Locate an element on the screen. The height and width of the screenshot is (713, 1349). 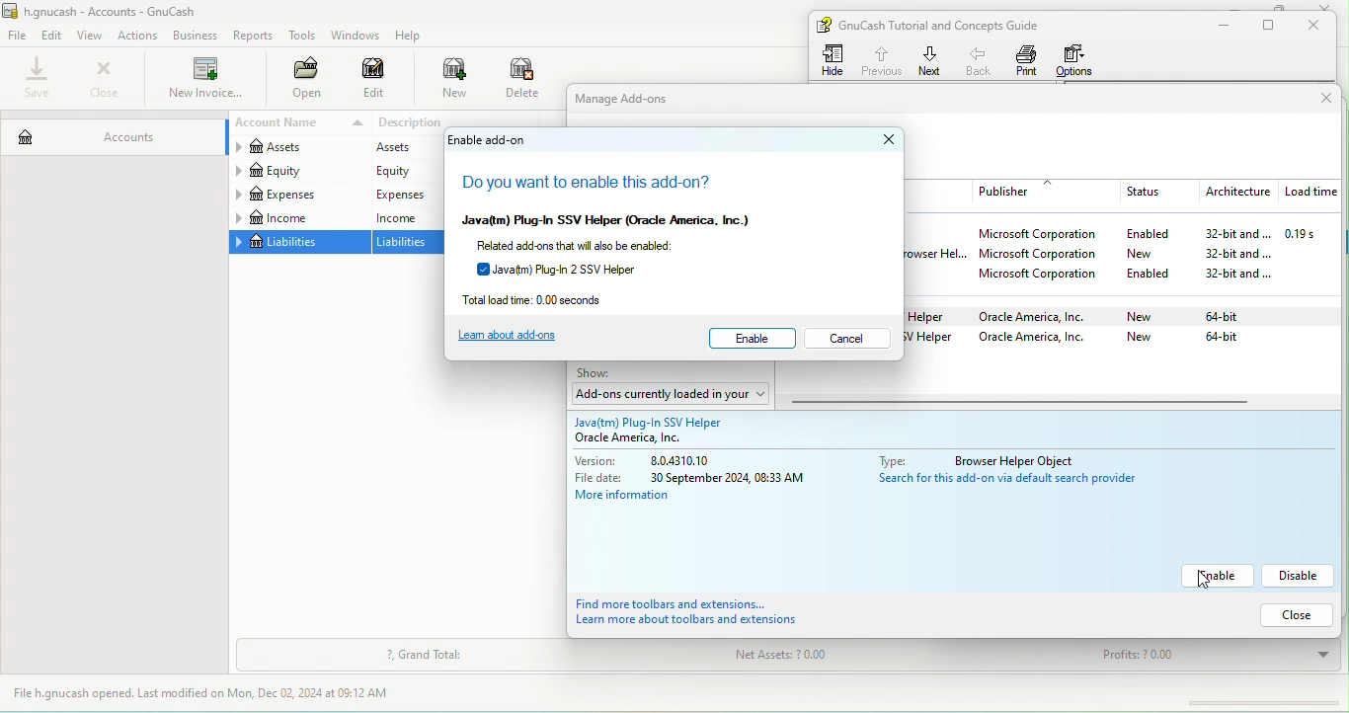
income is located at coordinates (408, 217).